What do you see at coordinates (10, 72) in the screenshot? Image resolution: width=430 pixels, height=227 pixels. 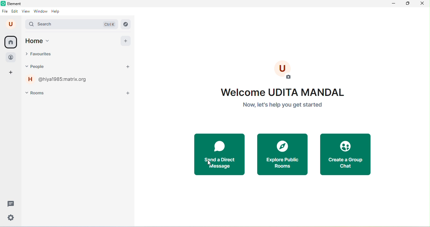 I see `add space` at bounding box center [10, 72].